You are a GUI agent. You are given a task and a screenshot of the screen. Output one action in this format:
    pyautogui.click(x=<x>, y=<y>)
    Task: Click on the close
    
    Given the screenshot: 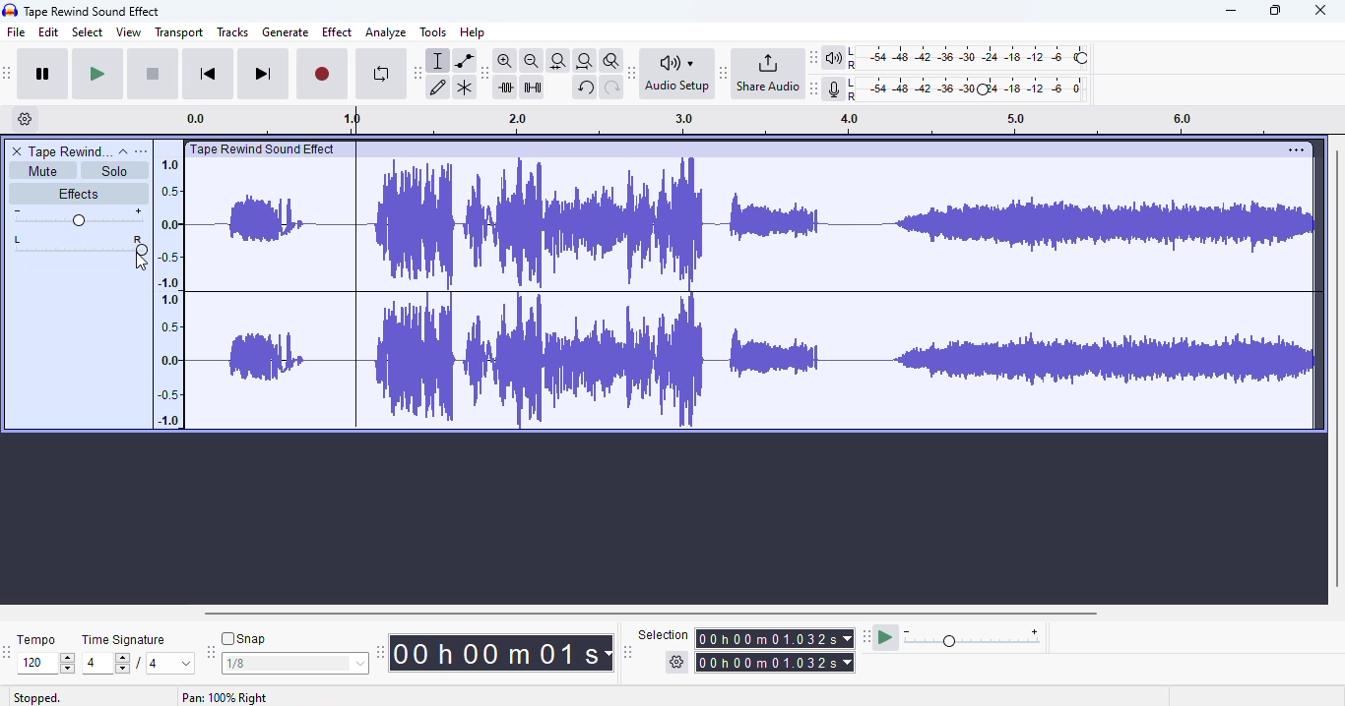 What is the action you would take?
    pyautogui.click(x=1319, y=10)
    